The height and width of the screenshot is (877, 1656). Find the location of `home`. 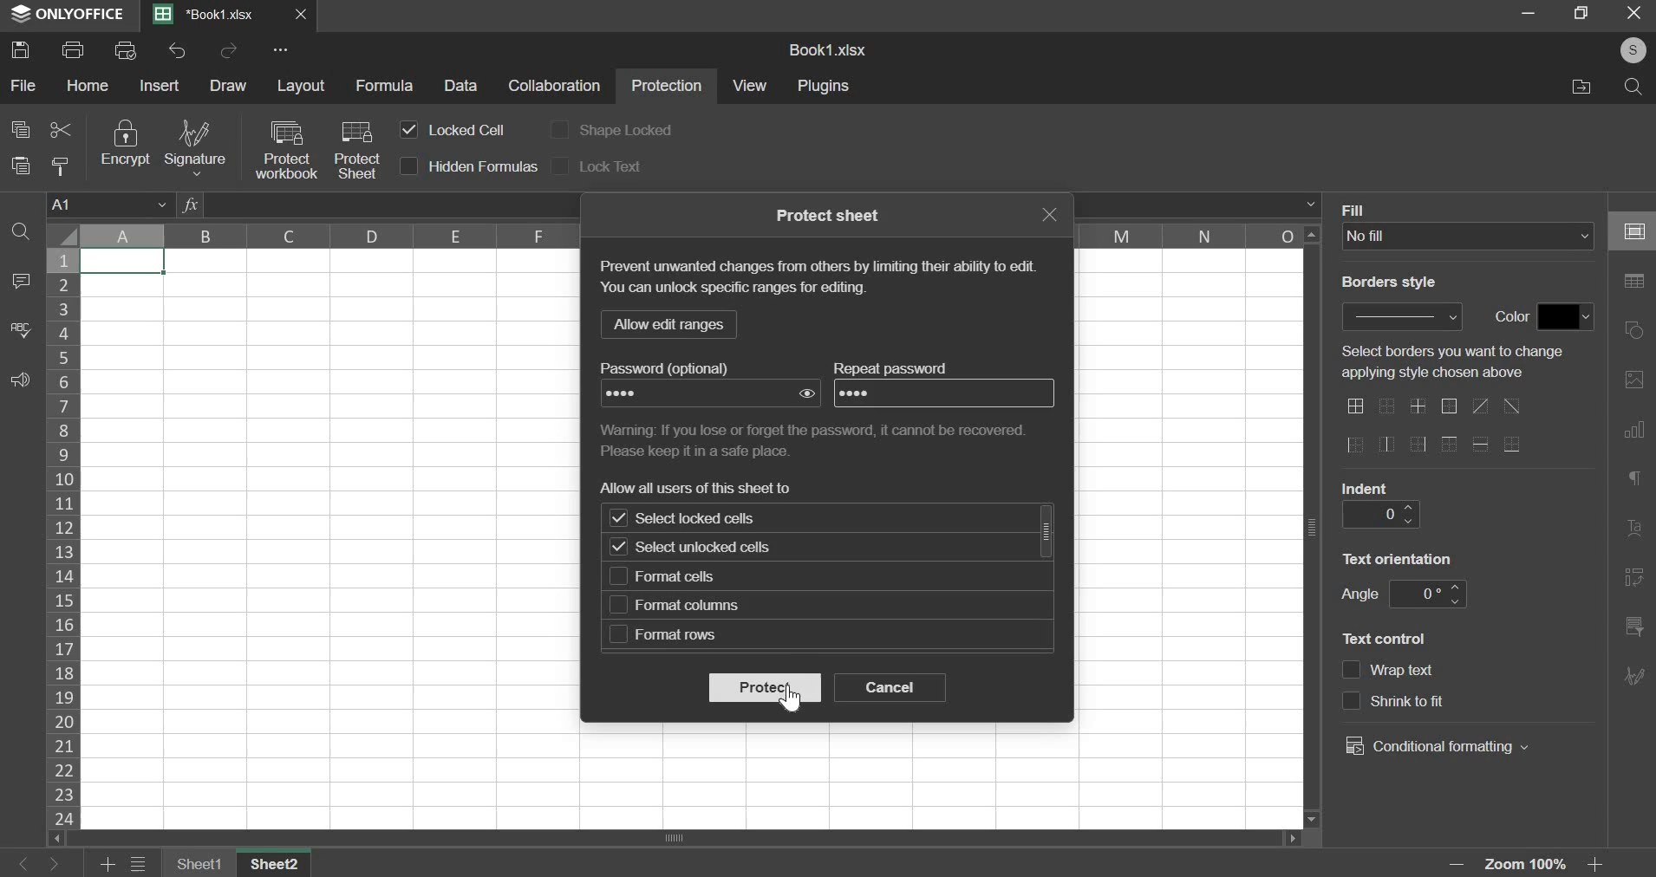

home is located at coordinates (88, 85).